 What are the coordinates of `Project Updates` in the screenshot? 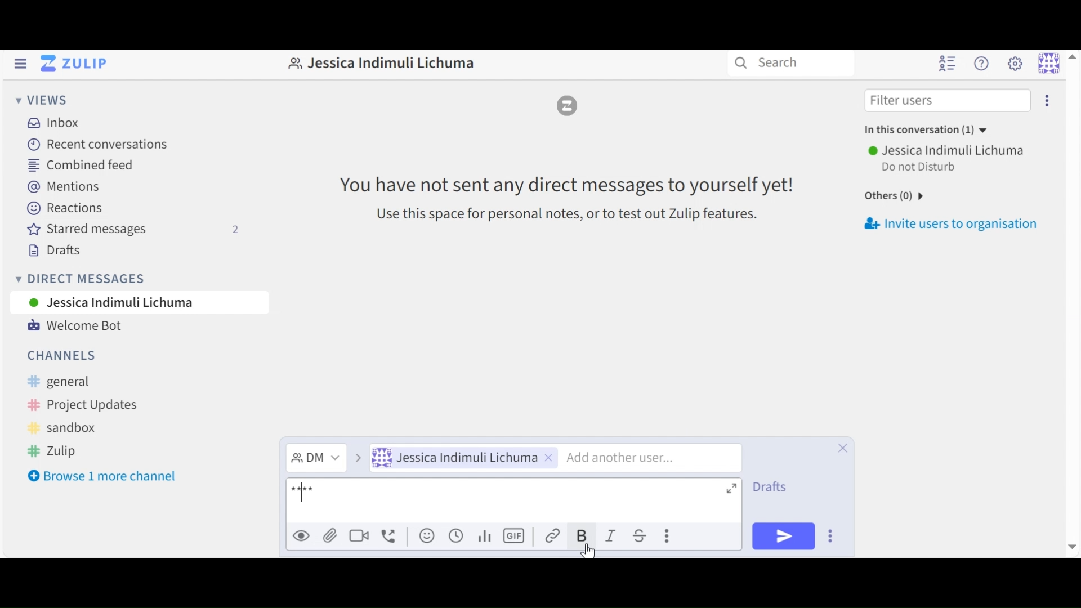 It's located at (79, 405).